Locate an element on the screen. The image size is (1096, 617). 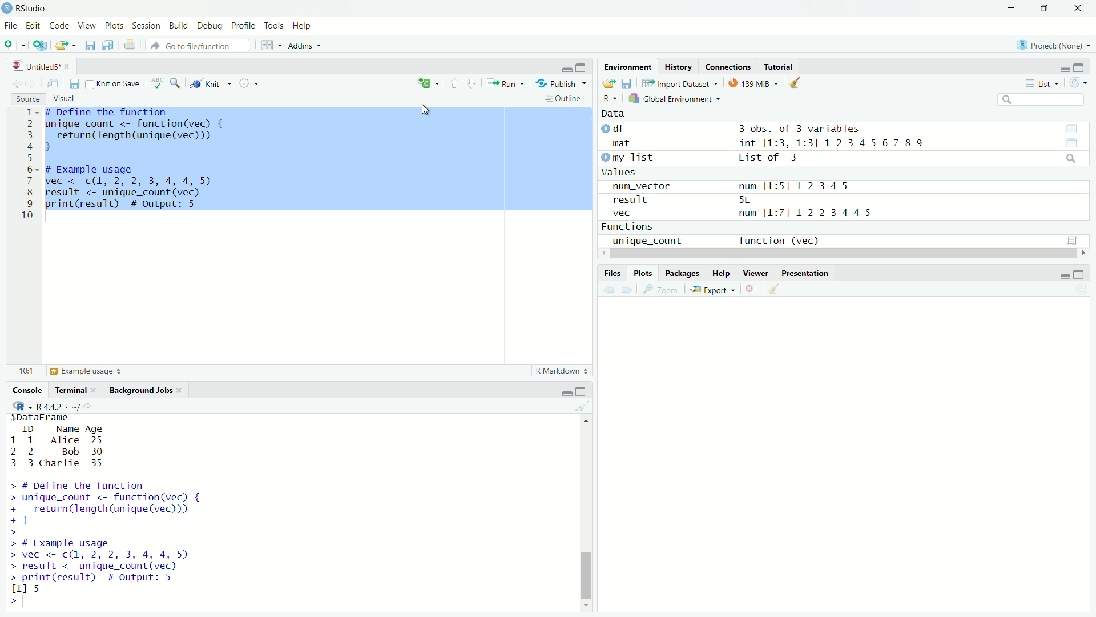
back is located at coordinates (610, 290).